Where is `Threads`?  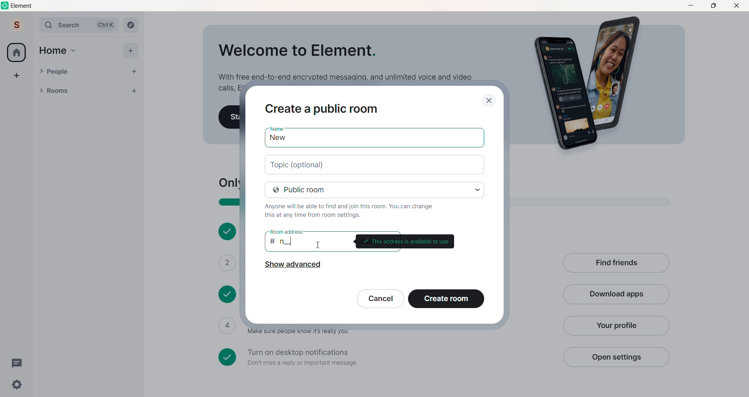
Threads is located at coordinates (18, 363).